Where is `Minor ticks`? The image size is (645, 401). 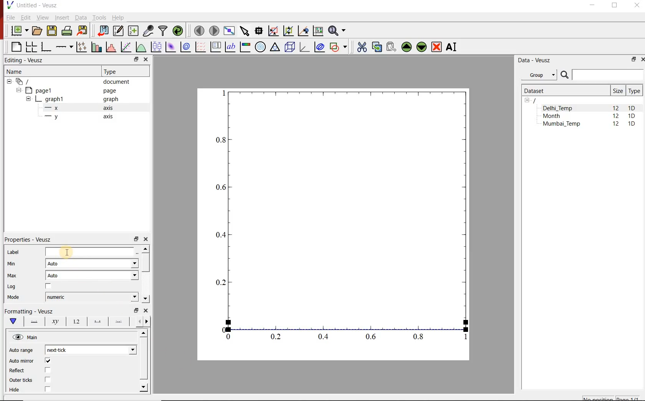 Minor ticks is located at coordinates (119, 321).